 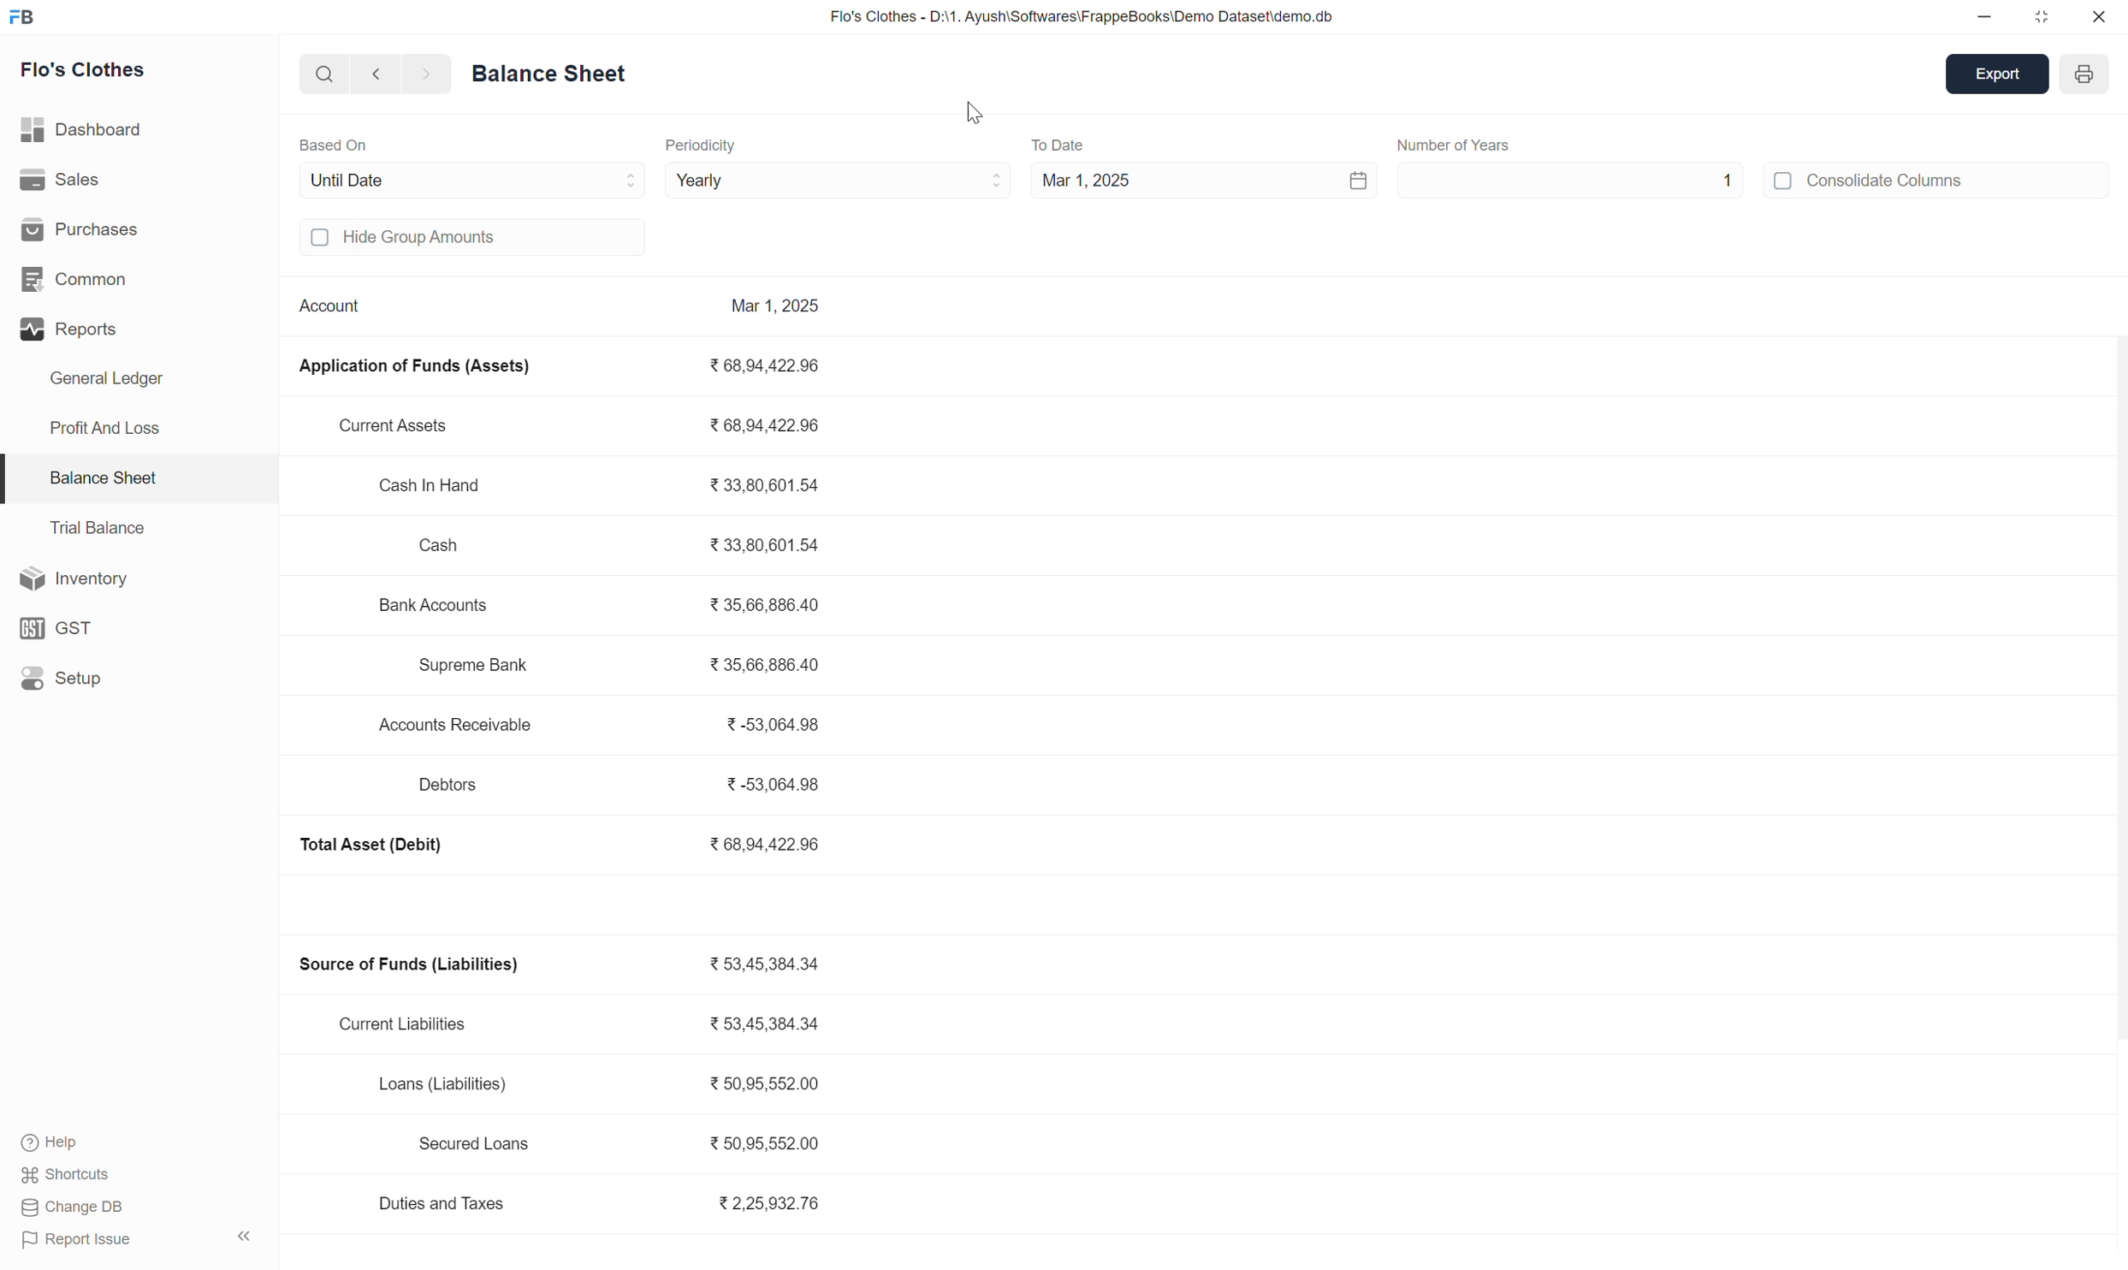 What do you see at coordinates (2095, 17) in the screenshot?
I see `close` at bounding box center [2095, 17].